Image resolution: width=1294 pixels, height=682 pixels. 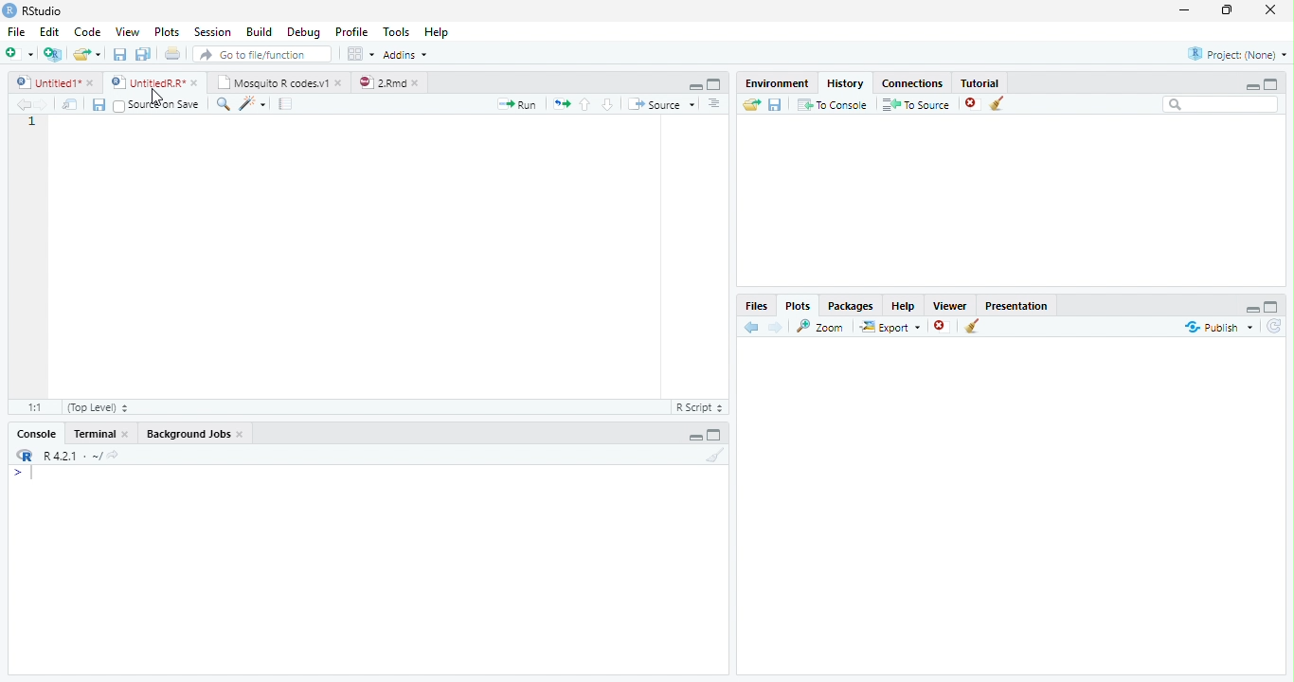 I want to click on Files, so click(x=756, y=304).